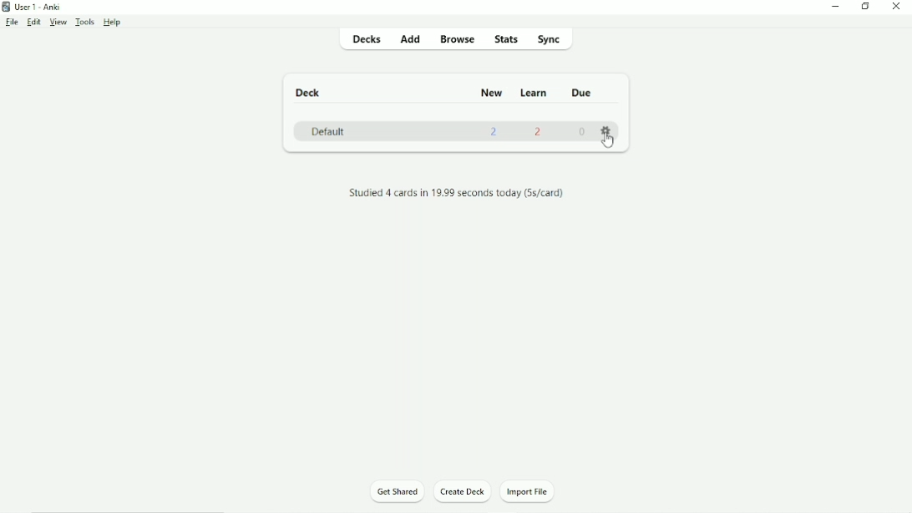 The image size is (912, 513). I want to click on Close, so click(900, 7).